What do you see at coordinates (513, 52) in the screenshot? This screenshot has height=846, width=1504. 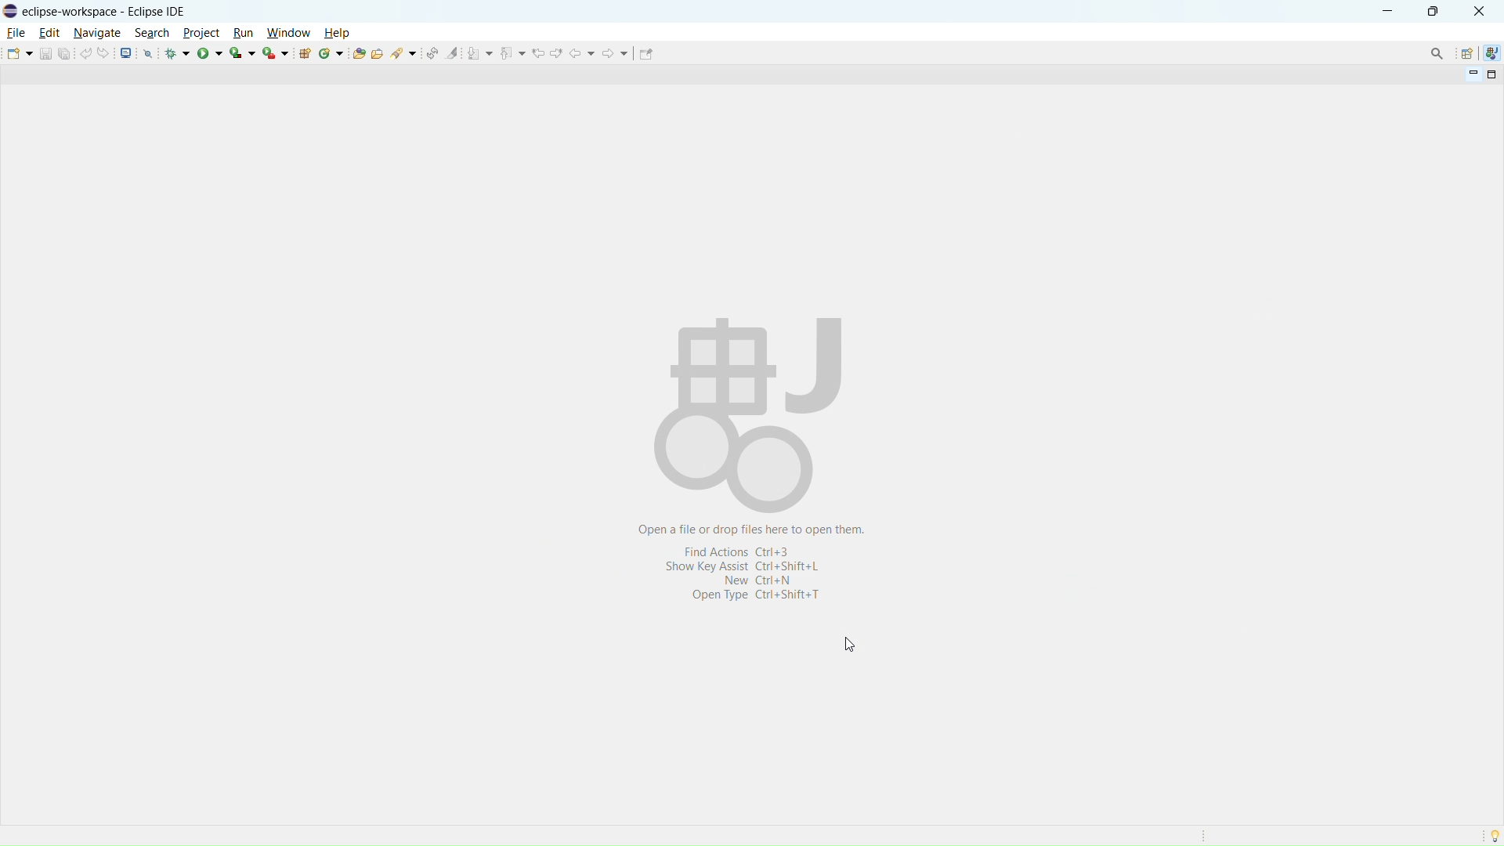 I see `previous annotation` at bounding box center [513, 52].